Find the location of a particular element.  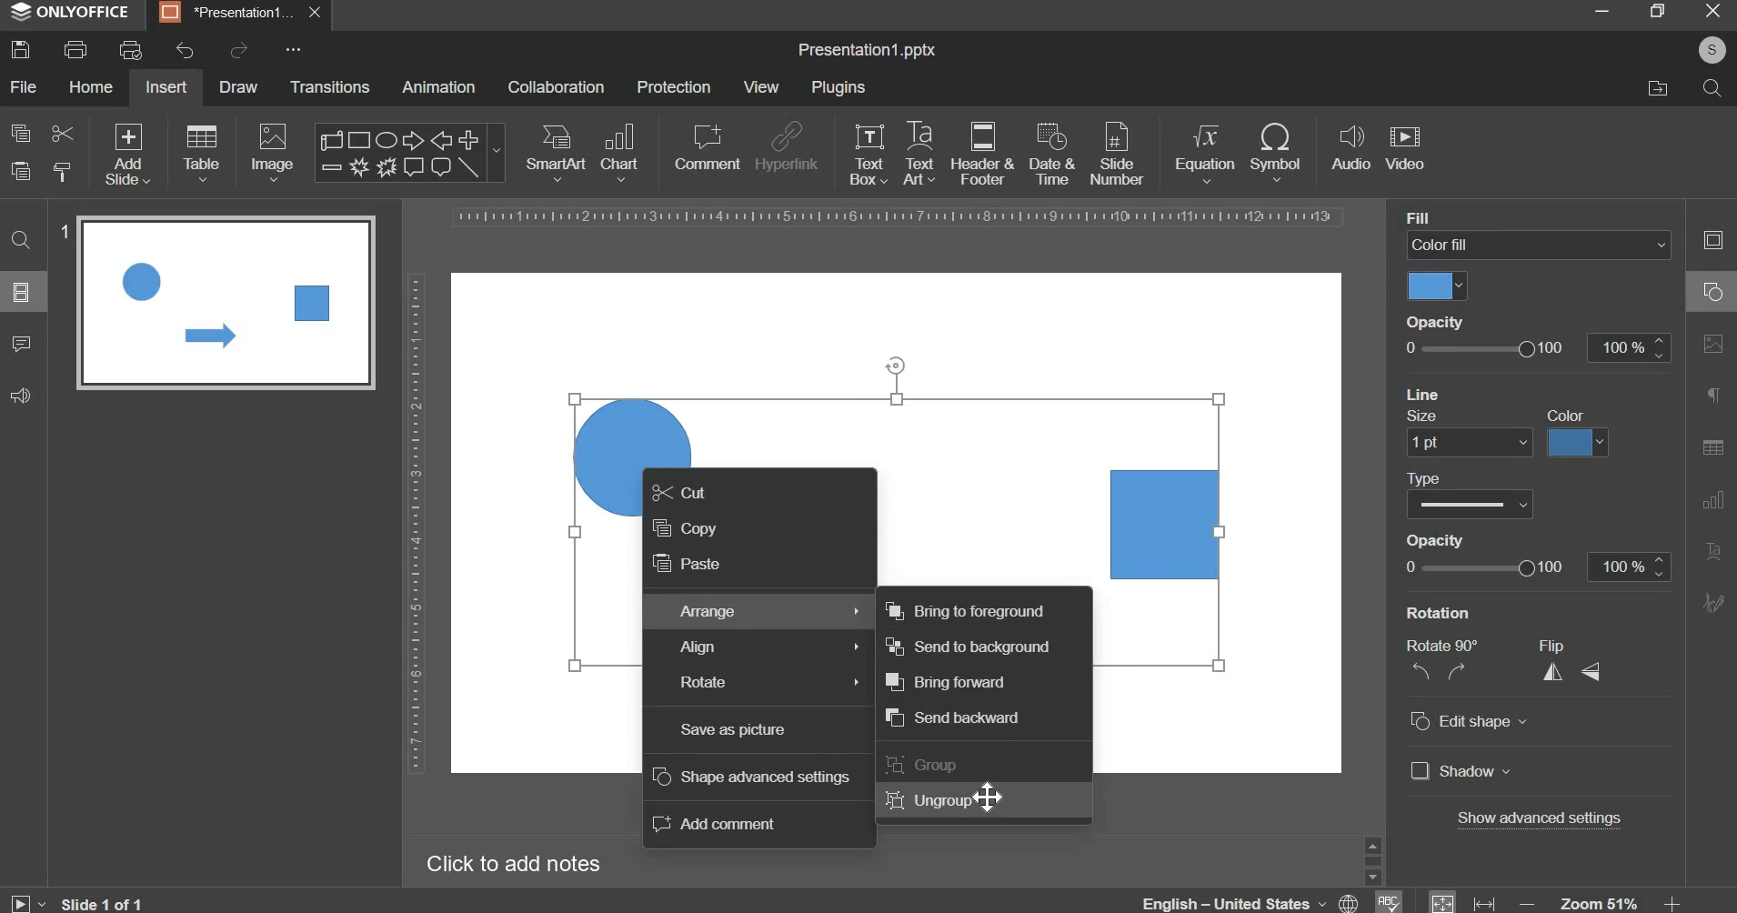

redo is located at coordinates (236, 50).